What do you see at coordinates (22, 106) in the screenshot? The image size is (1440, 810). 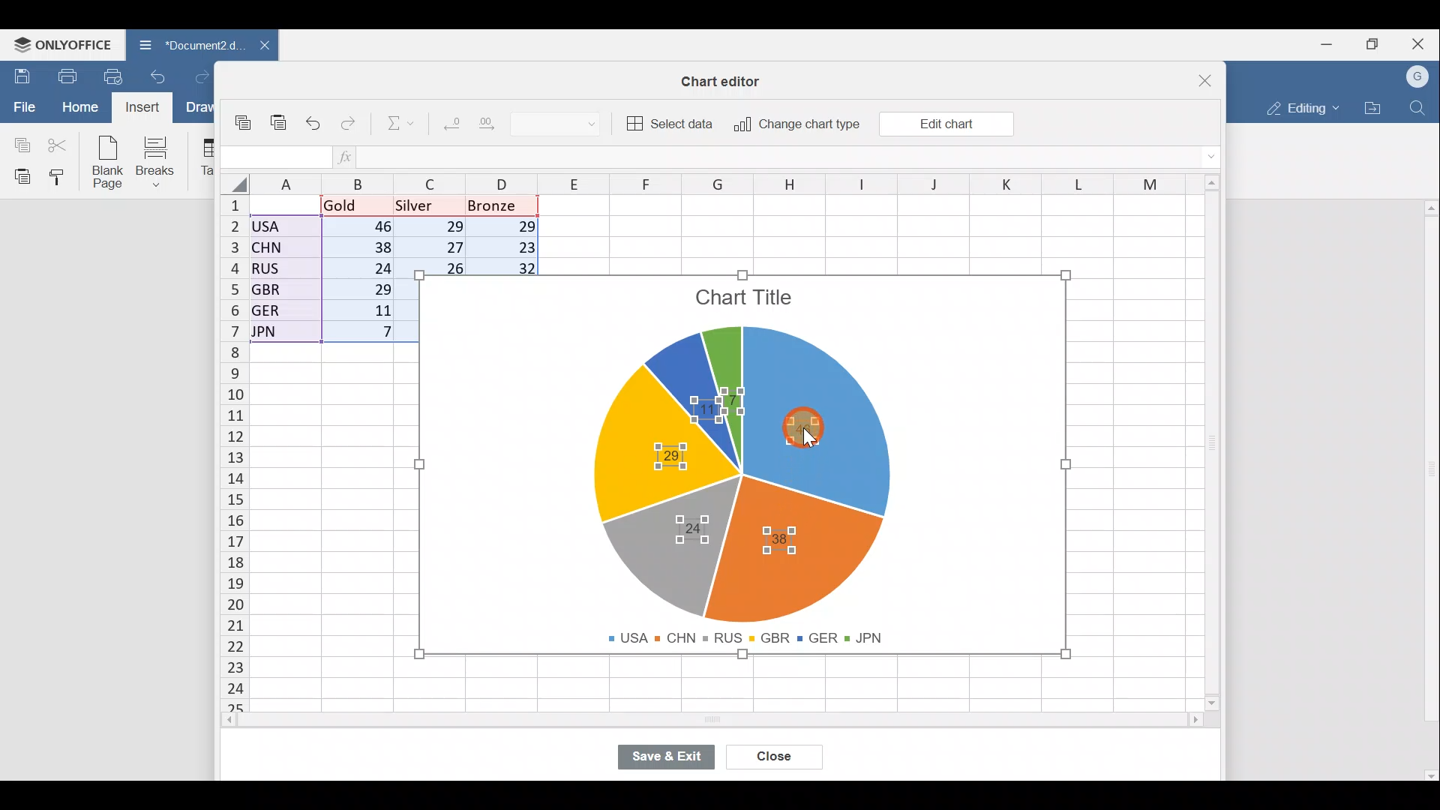 I see `File` at bounding box center [22, 106].